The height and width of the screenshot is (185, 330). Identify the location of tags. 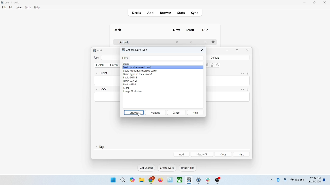
(100, 146).